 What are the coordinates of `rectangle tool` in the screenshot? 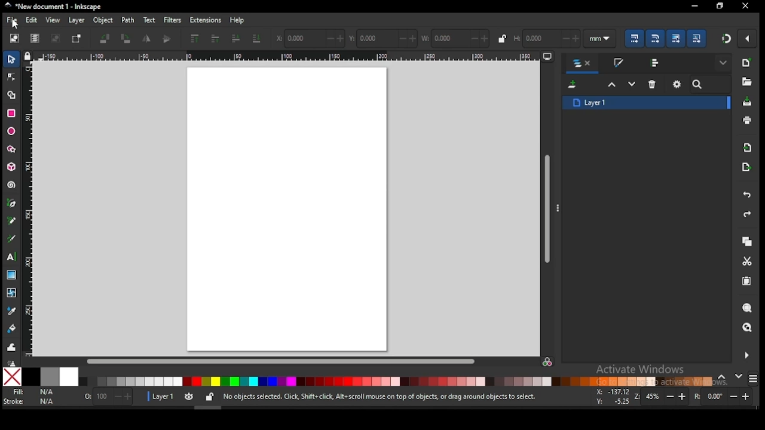 It's located at (11, 113).